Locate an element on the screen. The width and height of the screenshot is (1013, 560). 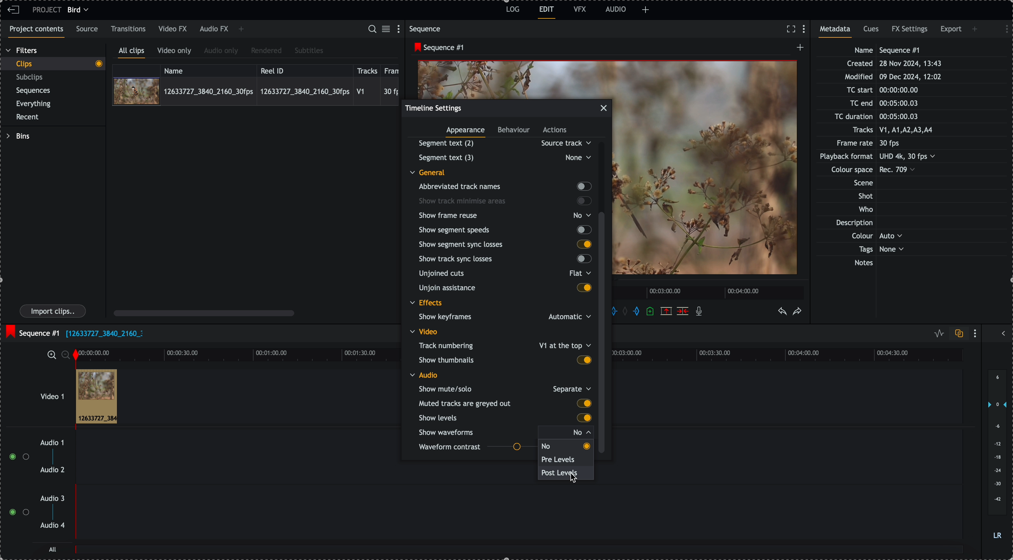
show settings menu is located at coordinates (806, 29).